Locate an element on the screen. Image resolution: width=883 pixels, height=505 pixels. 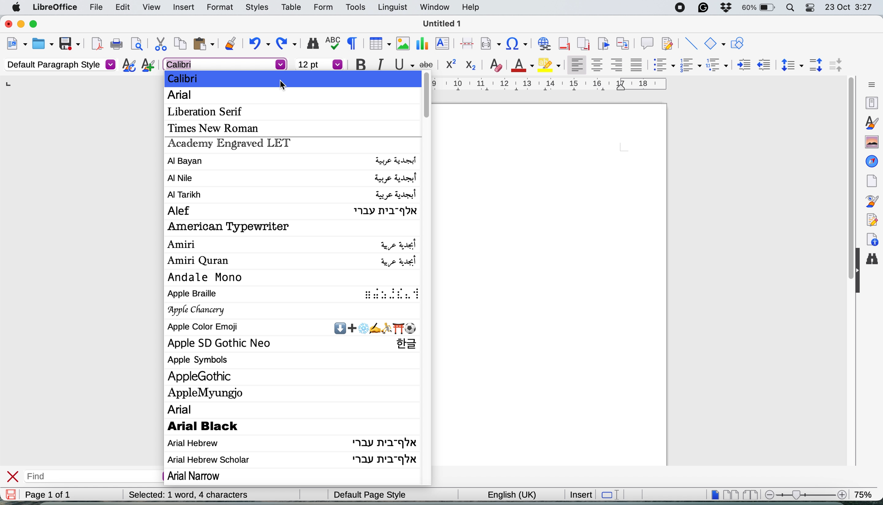
sub script is located at coordinates (472, 65).